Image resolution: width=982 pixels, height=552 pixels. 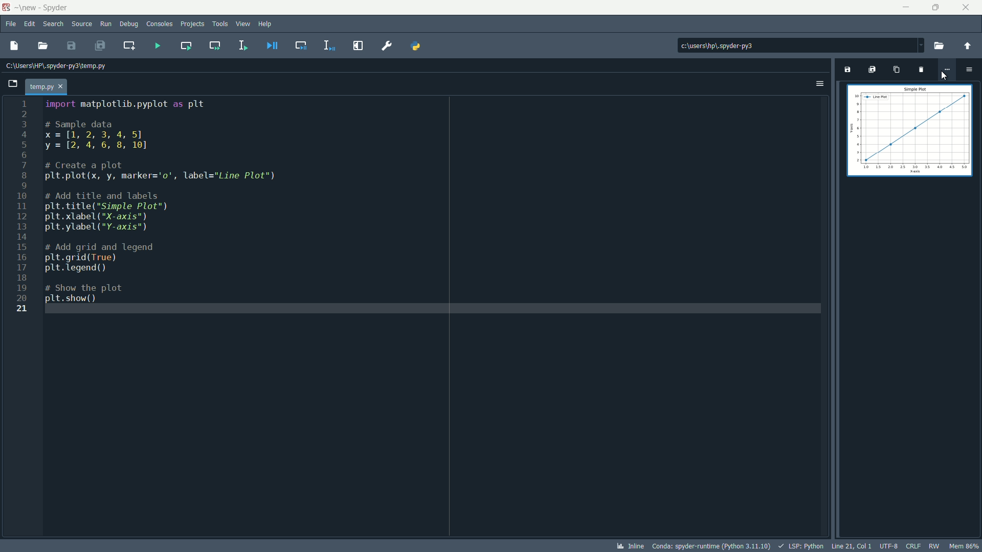 I want to click on new, so click(x=27, y=7).